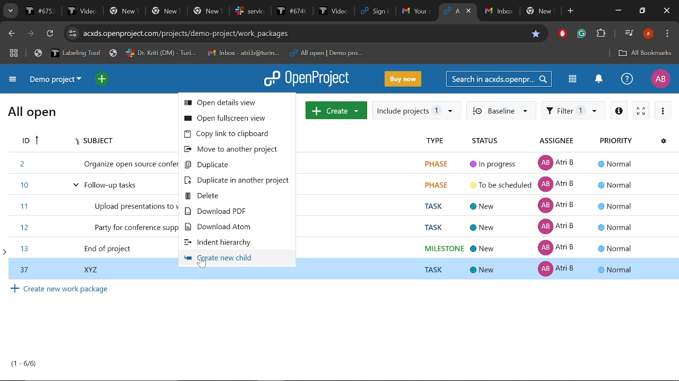  Describe the element at coordinates (489, 141) in the screenshot. I see `Status` at that location.